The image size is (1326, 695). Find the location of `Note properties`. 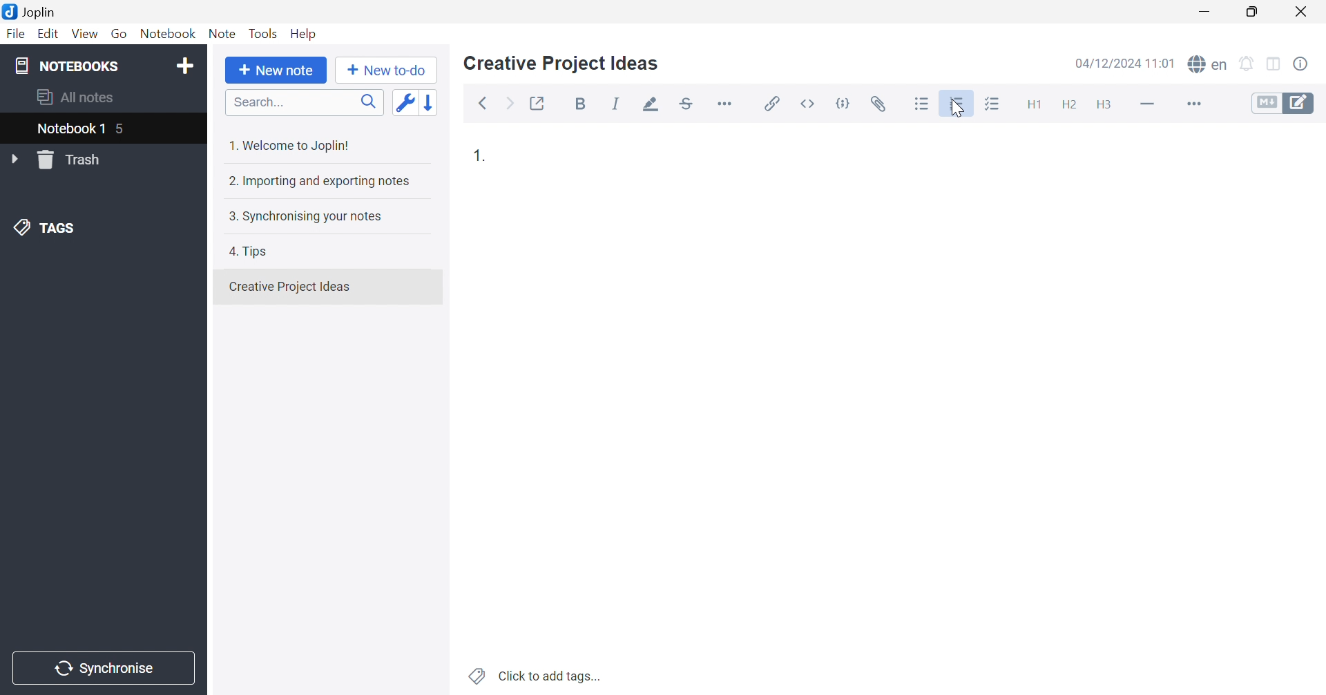

Note properties is located at coordinates (1309, 64).